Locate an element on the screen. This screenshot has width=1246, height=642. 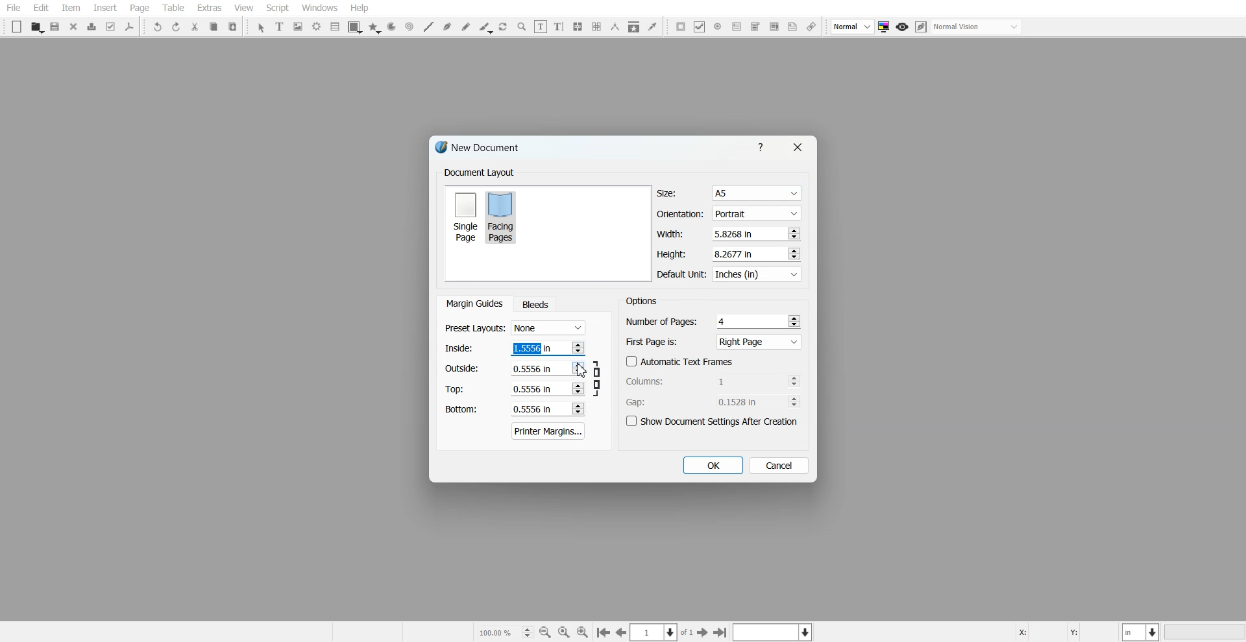
4 is located at coordinates (724, 321).